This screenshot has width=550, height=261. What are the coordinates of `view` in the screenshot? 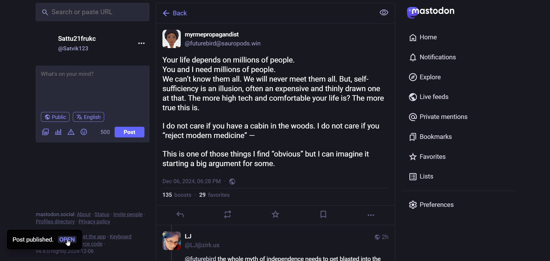 It's located at (386, 12).